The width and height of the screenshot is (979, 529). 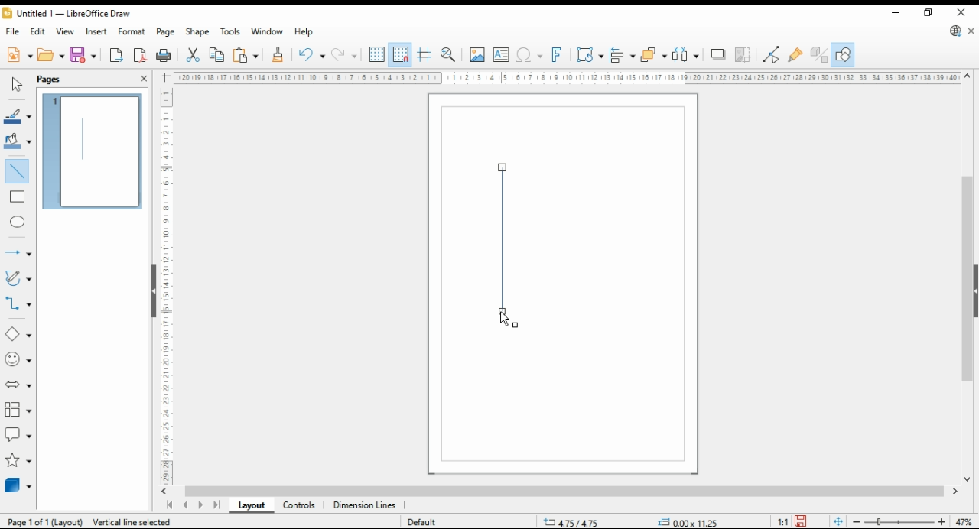 I want to click on shape, so click(x=198, y=33).